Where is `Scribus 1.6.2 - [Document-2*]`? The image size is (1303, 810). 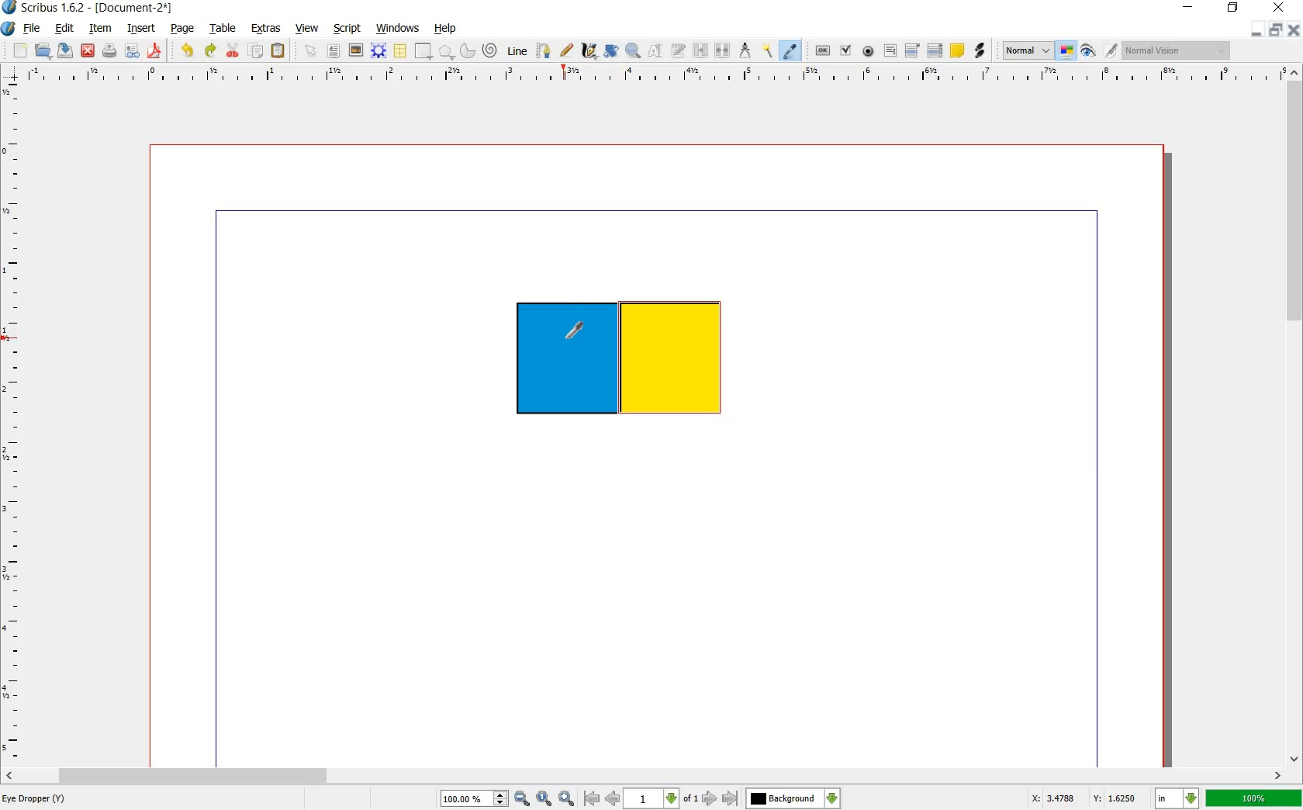
Scribus 1.6.2 - [Document-2*] is located at coordinates (89, 8).